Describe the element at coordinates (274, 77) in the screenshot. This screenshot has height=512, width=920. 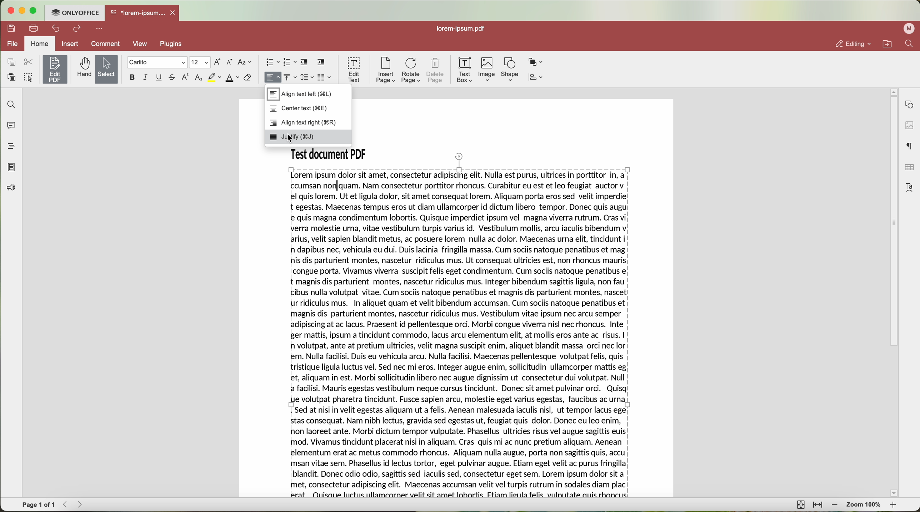
I see `horizontal align` at that location.